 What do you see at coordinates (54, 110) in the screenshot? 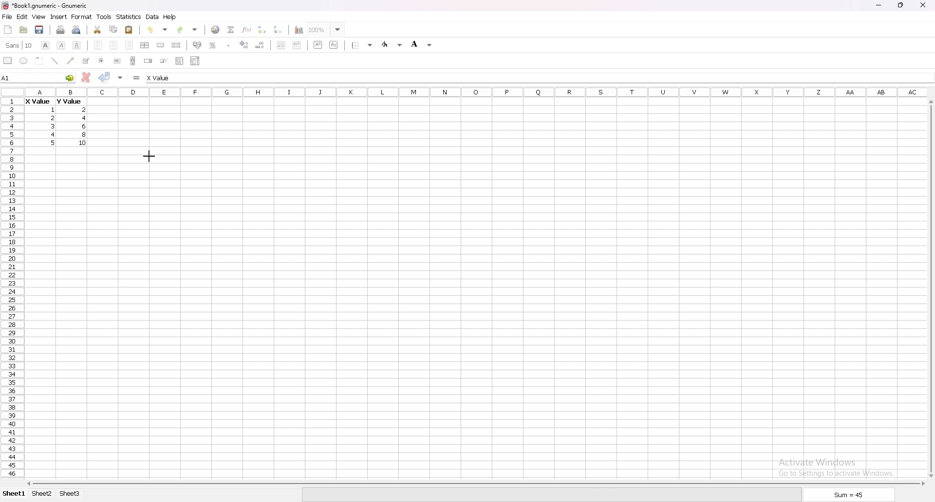
I see `value` at bounding box center [54, 110].